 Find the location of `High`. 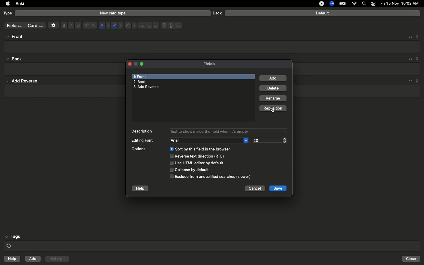

High is located at coordinates (16, 37).